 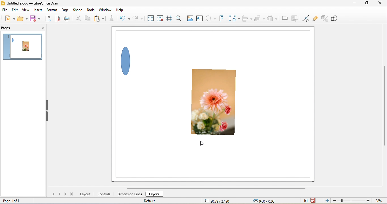 I want to click on Unlocked layer, so click(x=154, y=194).